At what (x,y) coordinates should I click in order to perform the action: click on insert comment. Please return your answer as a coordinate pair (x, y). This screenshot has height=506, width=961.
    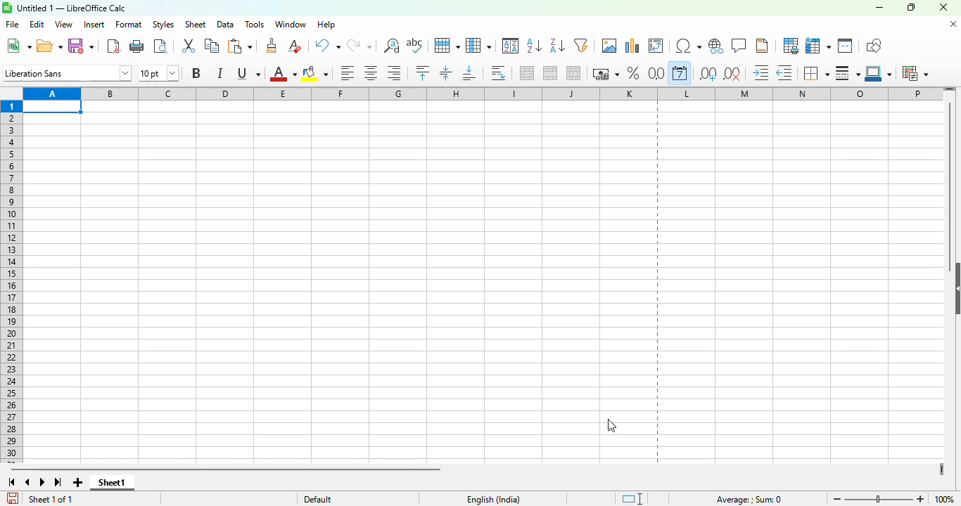
    Looking at the image, I should click on (740, 45).